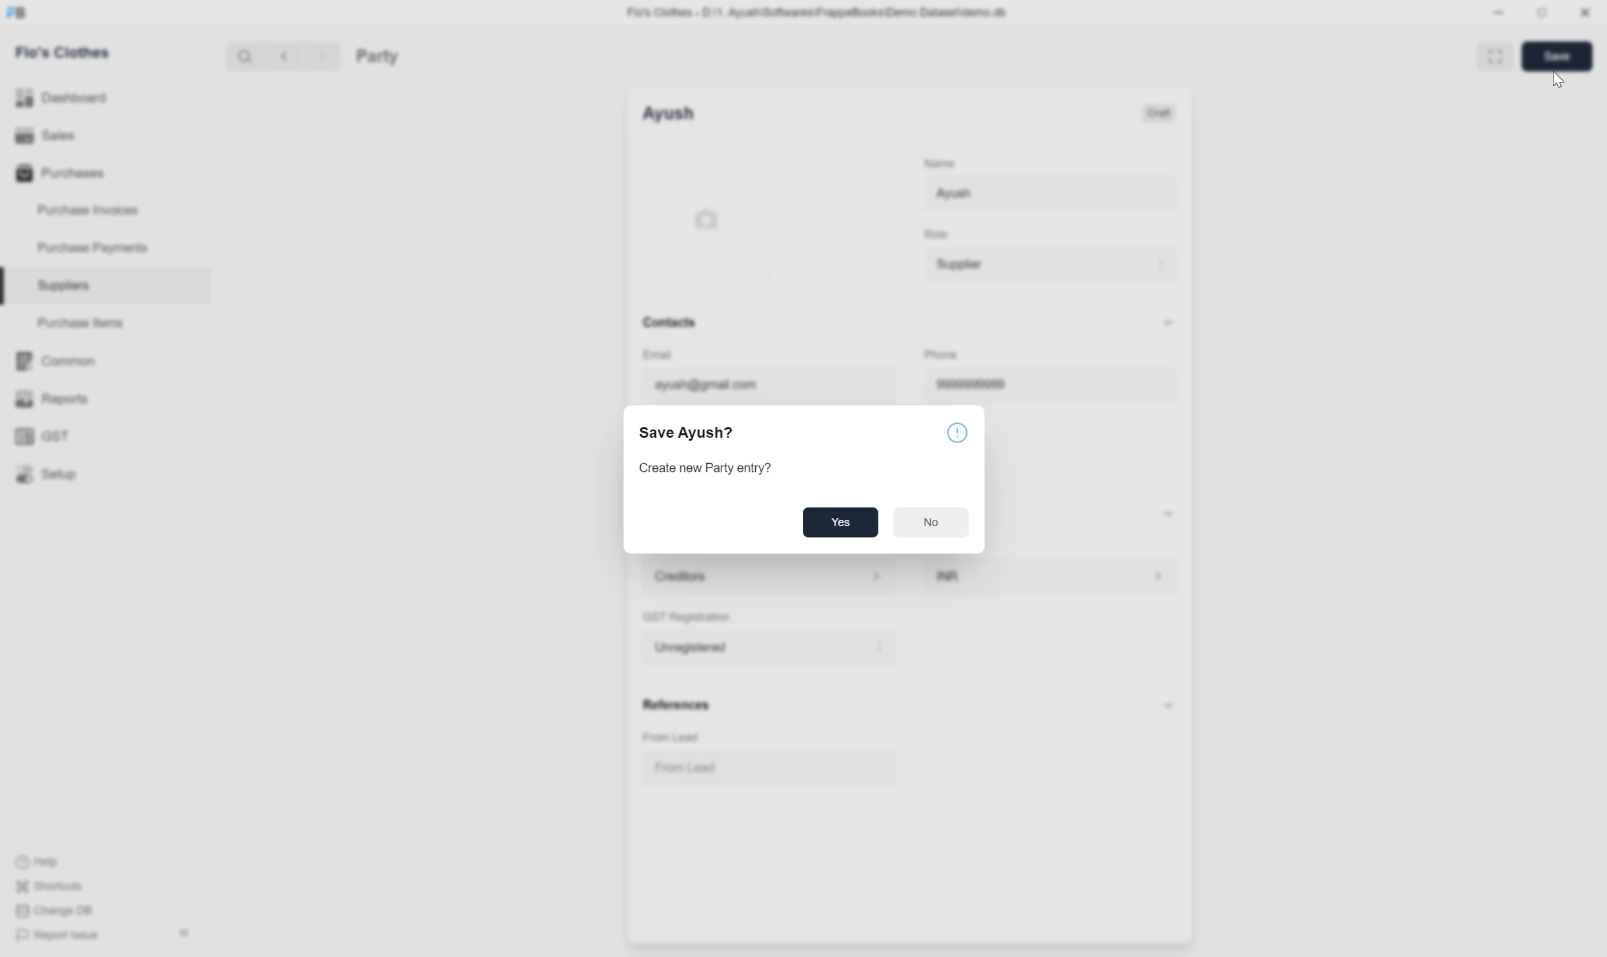 This screenshot has width=1607, height=957. What do you see at coordinates (105, 286) in the screenshot?
I see `Suppliers` at bounding box center [105, 286].